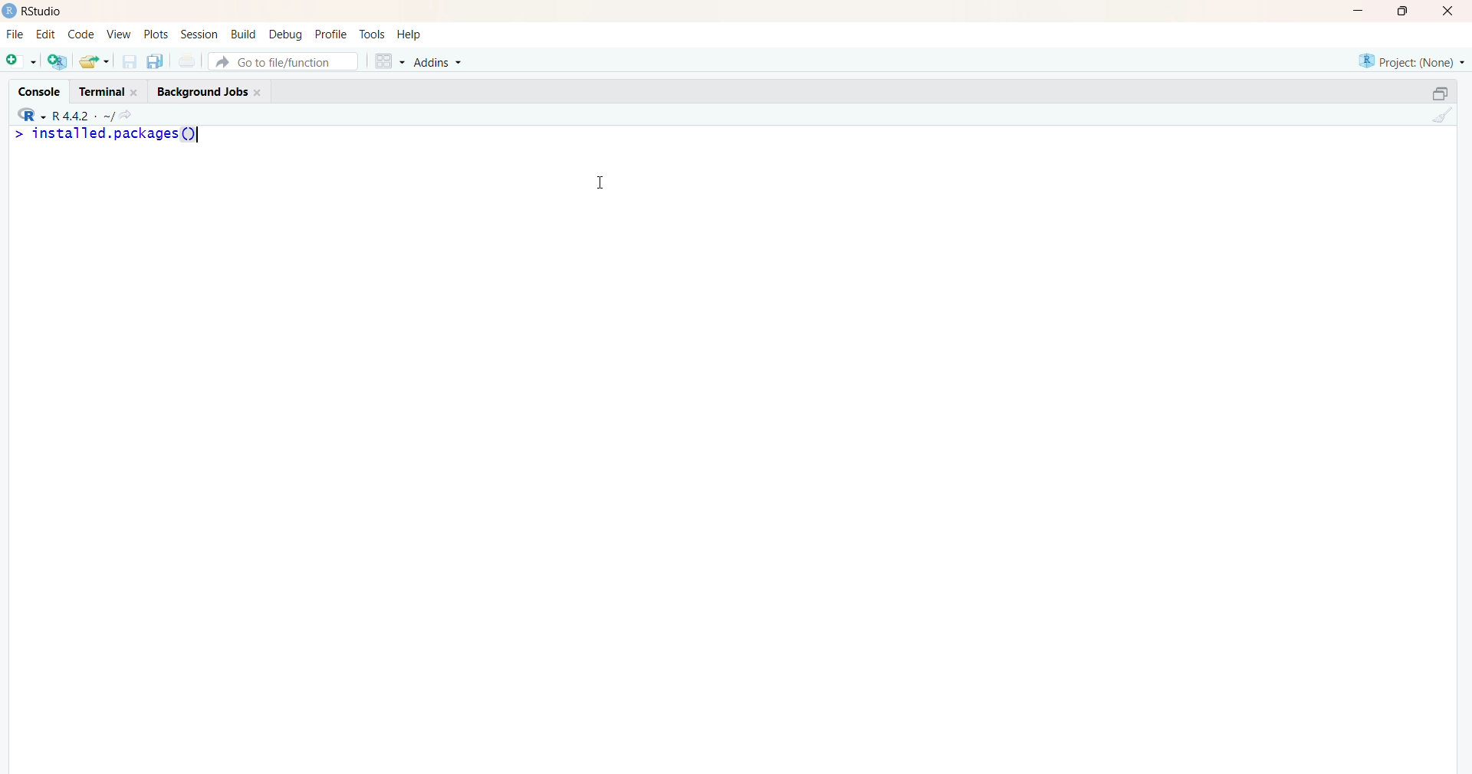  What do you see at coordinates (1451, 10) in the screenshot?
I see `close` at bounding box center [1451, 10].